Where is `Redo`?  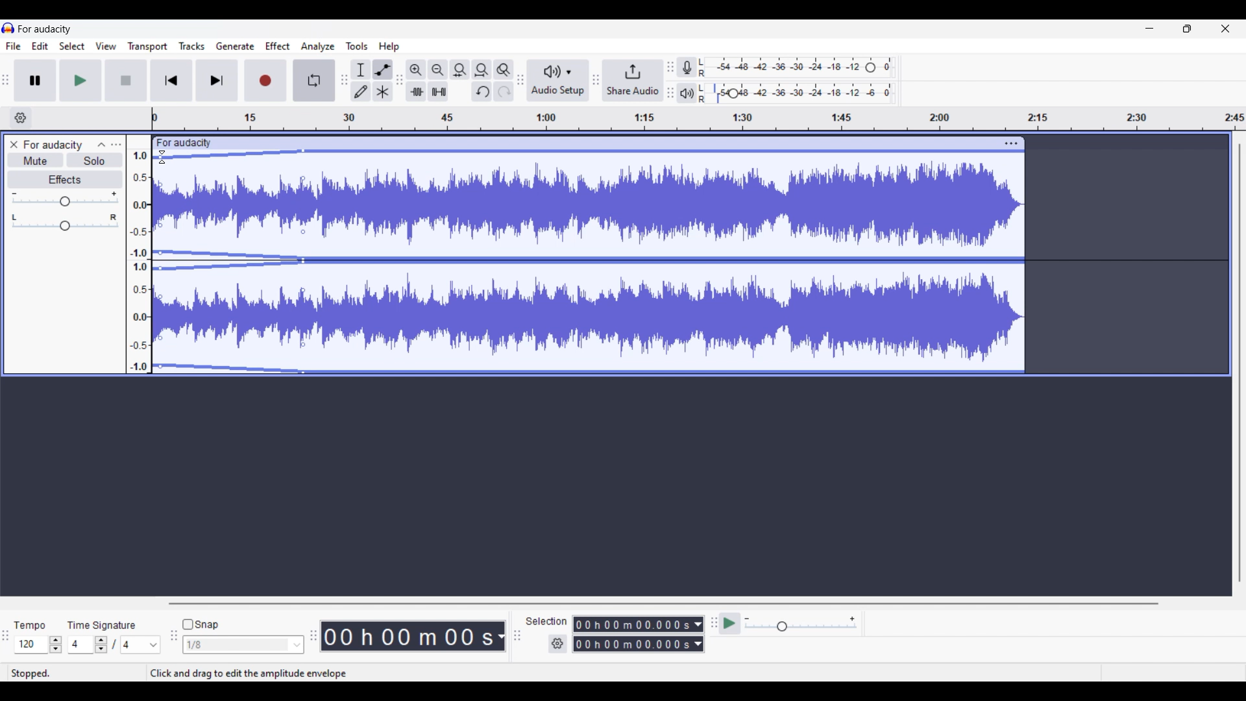 Redo is located at coordinates (504, 91).